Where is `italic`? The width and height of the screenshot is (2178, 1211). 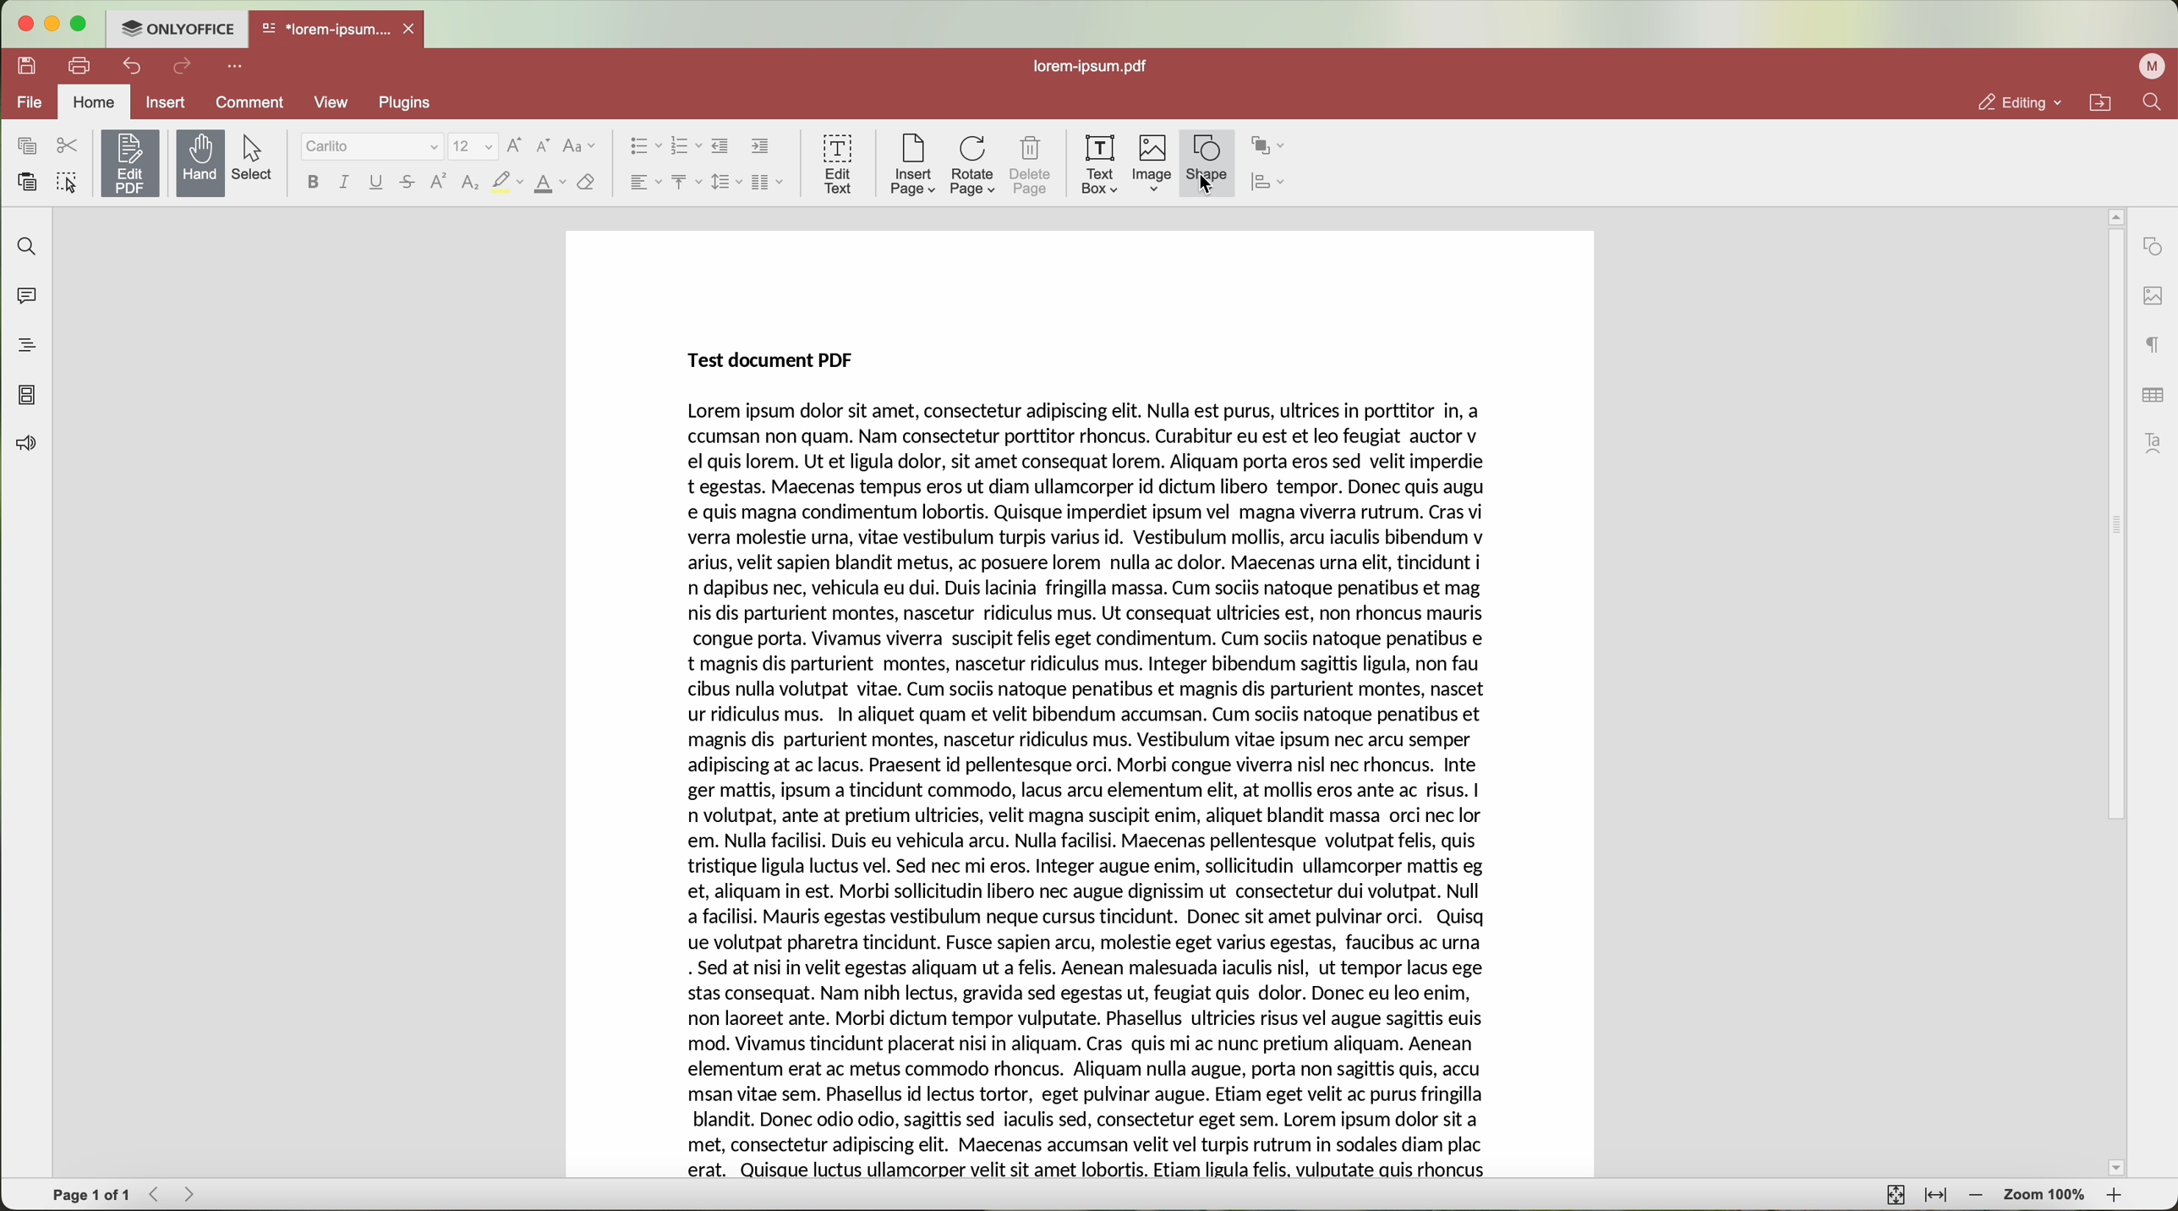
italic is located at coordinates (342, 181).